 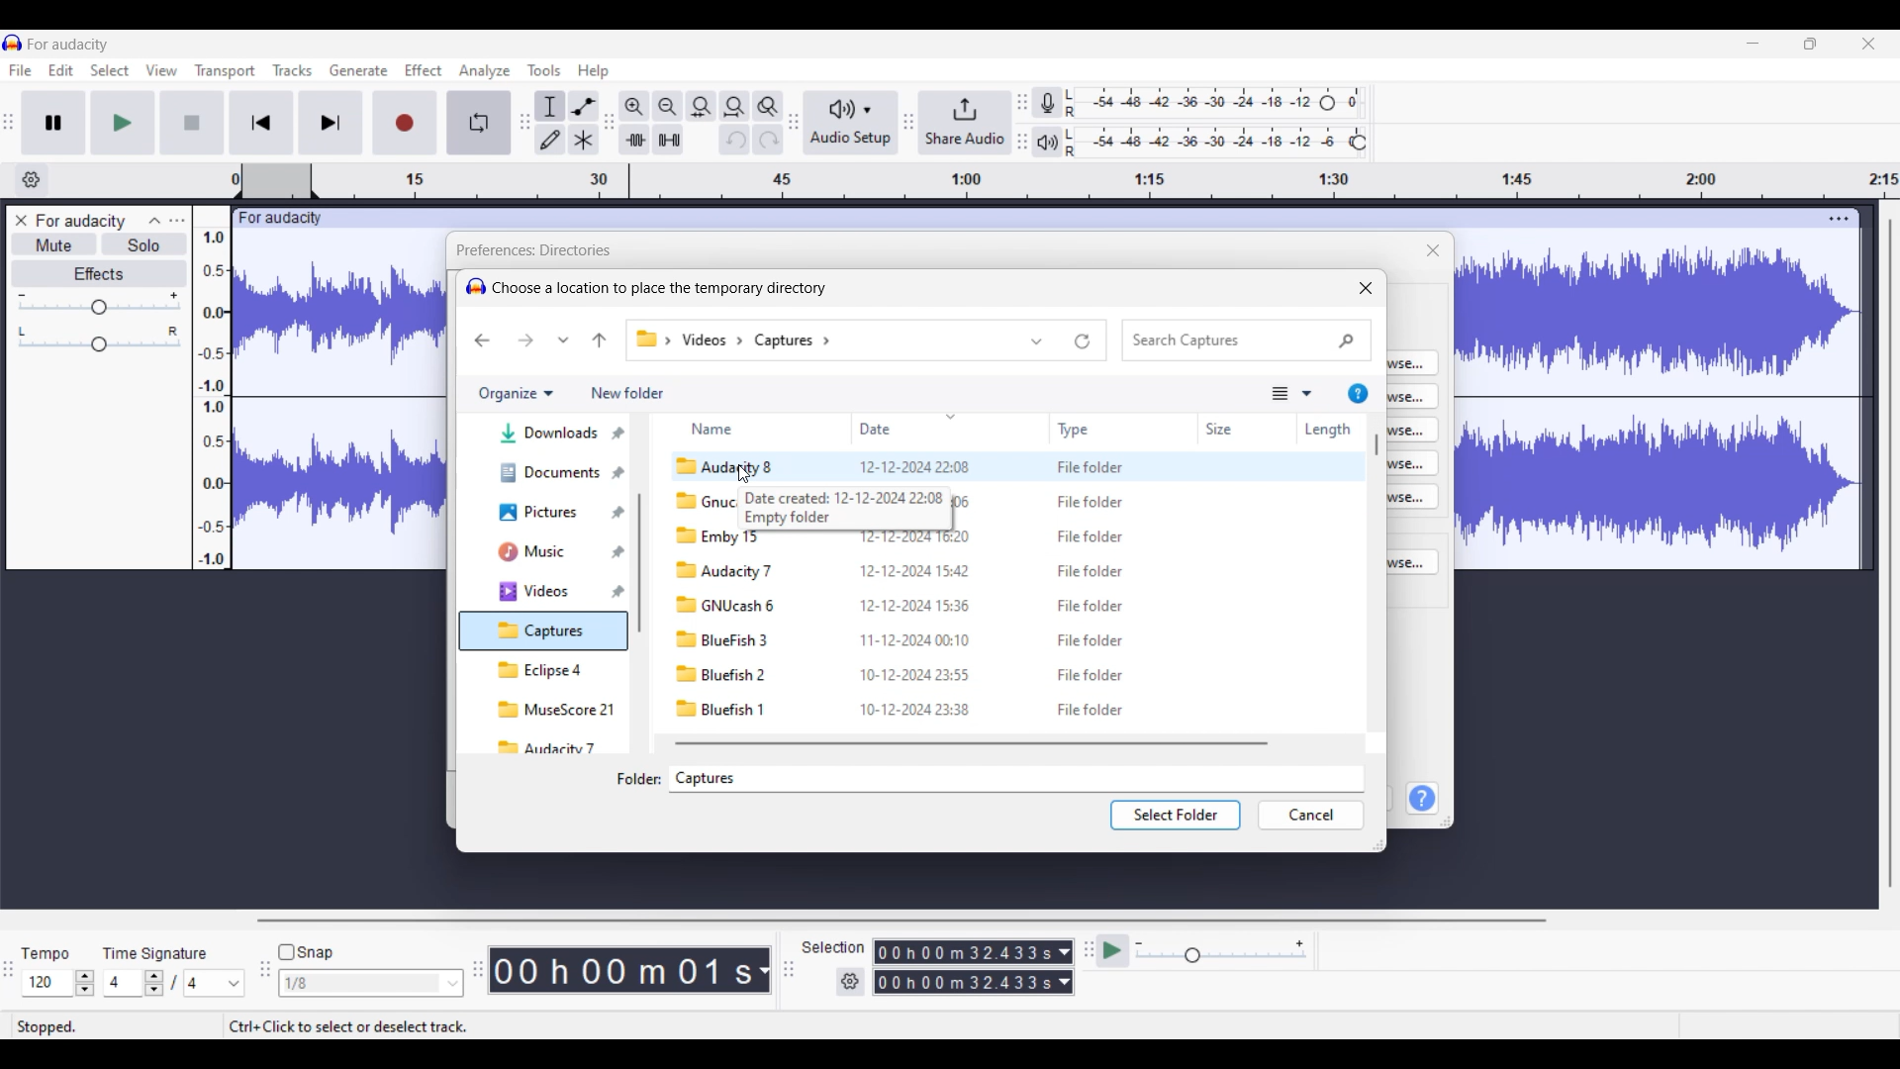 I want to click on Increase/Decrease number, so click(x=154, y=983).